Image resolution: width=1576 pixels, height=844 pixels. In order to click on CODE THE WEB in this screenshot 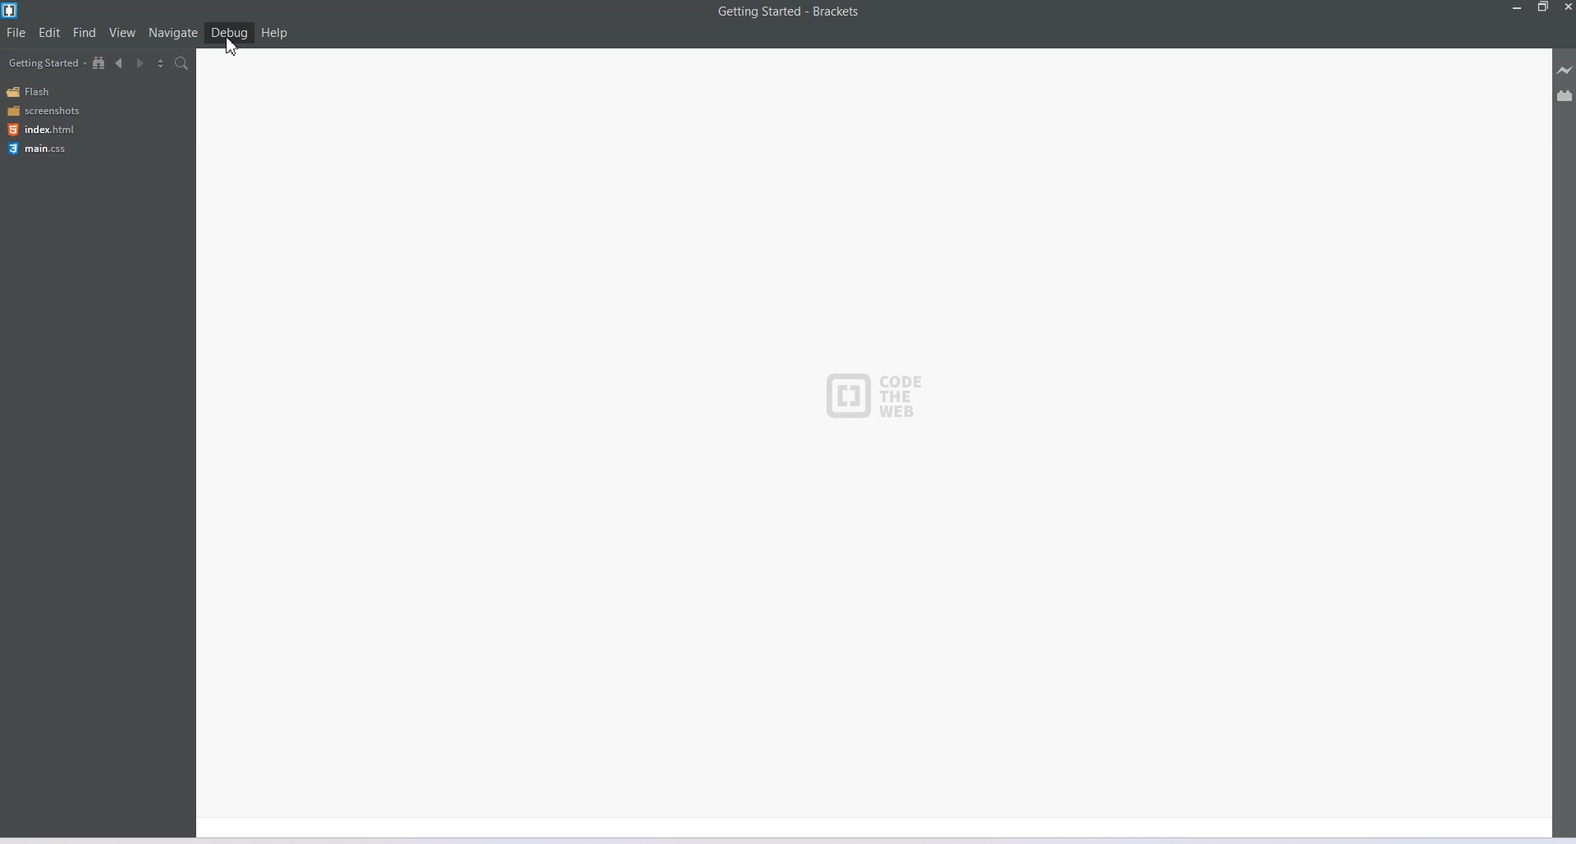, I will do `click(875, 393)`.